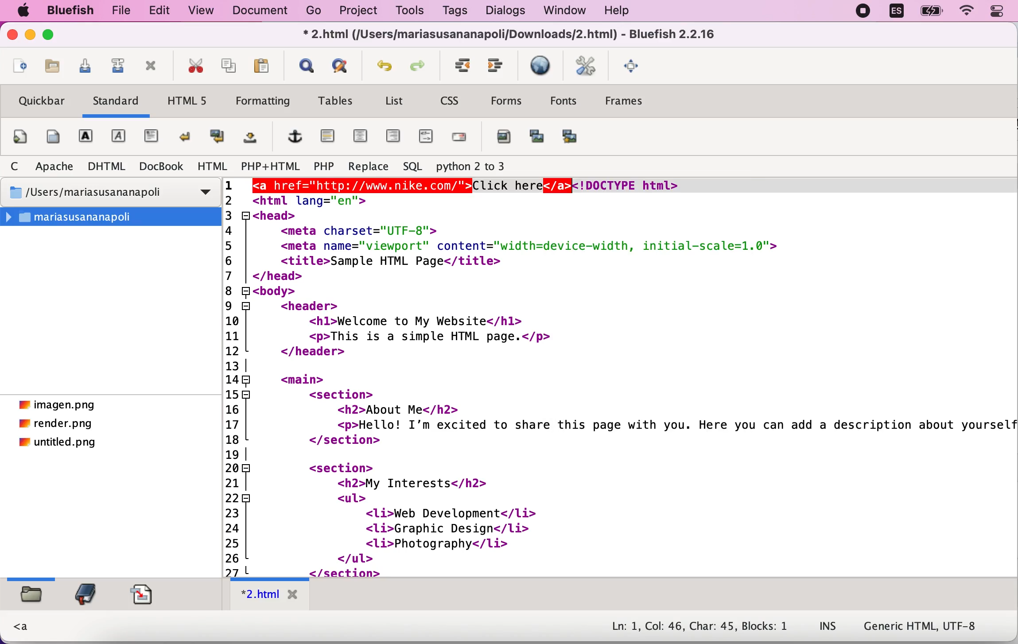  Describe the element at coordinates (921, 628) in the screenshot. I see `generic html` at that location.